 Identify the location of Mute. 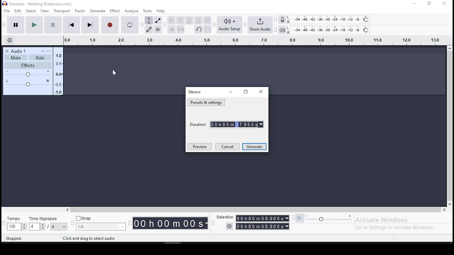
(16, 58).